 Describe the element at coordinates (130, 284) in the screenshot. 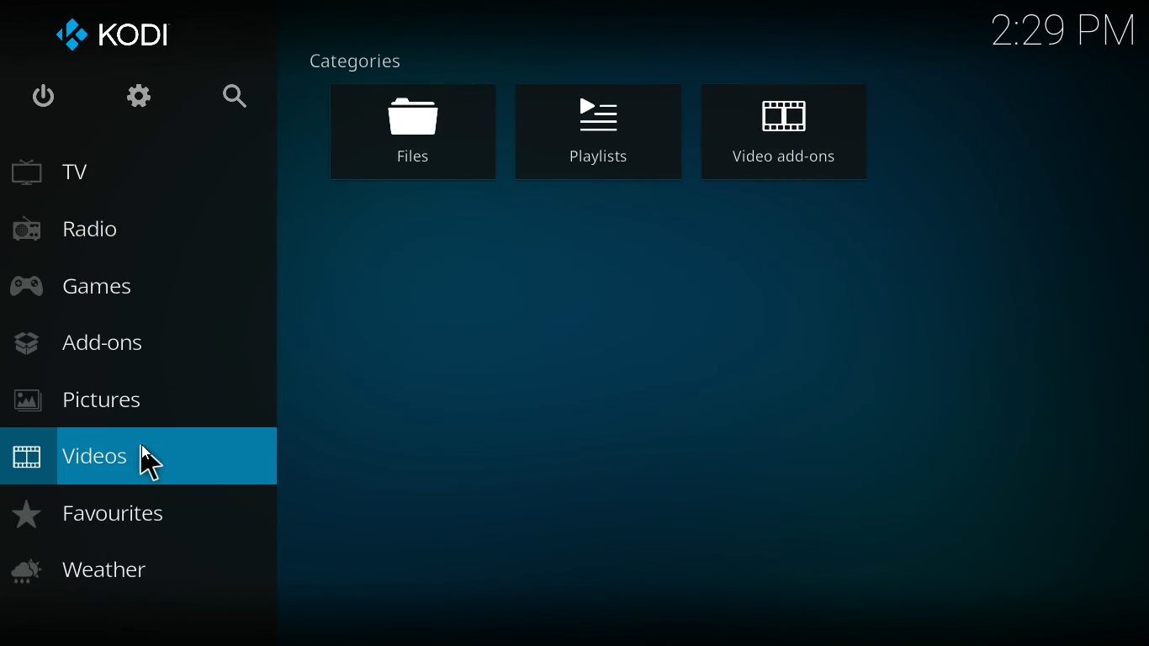

I see `games` at that location.